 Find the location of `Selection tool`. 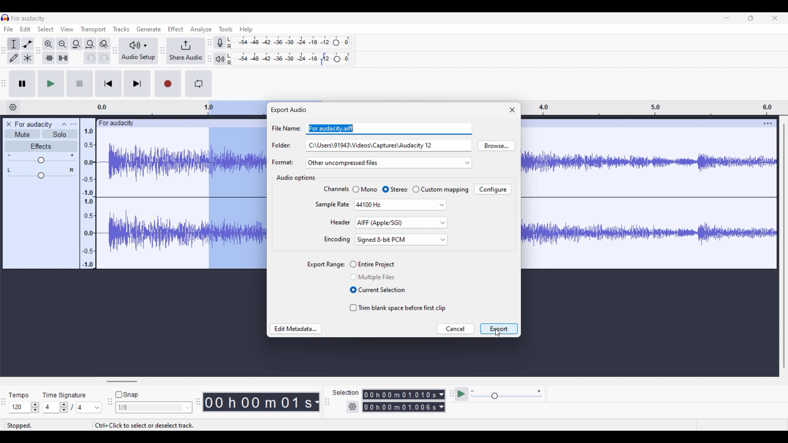

Selection tool is located at coordinates (14, 44).